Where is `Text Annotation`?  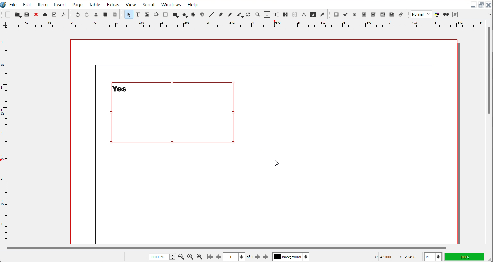 Text Annotation is located at coordinates (392, 14).